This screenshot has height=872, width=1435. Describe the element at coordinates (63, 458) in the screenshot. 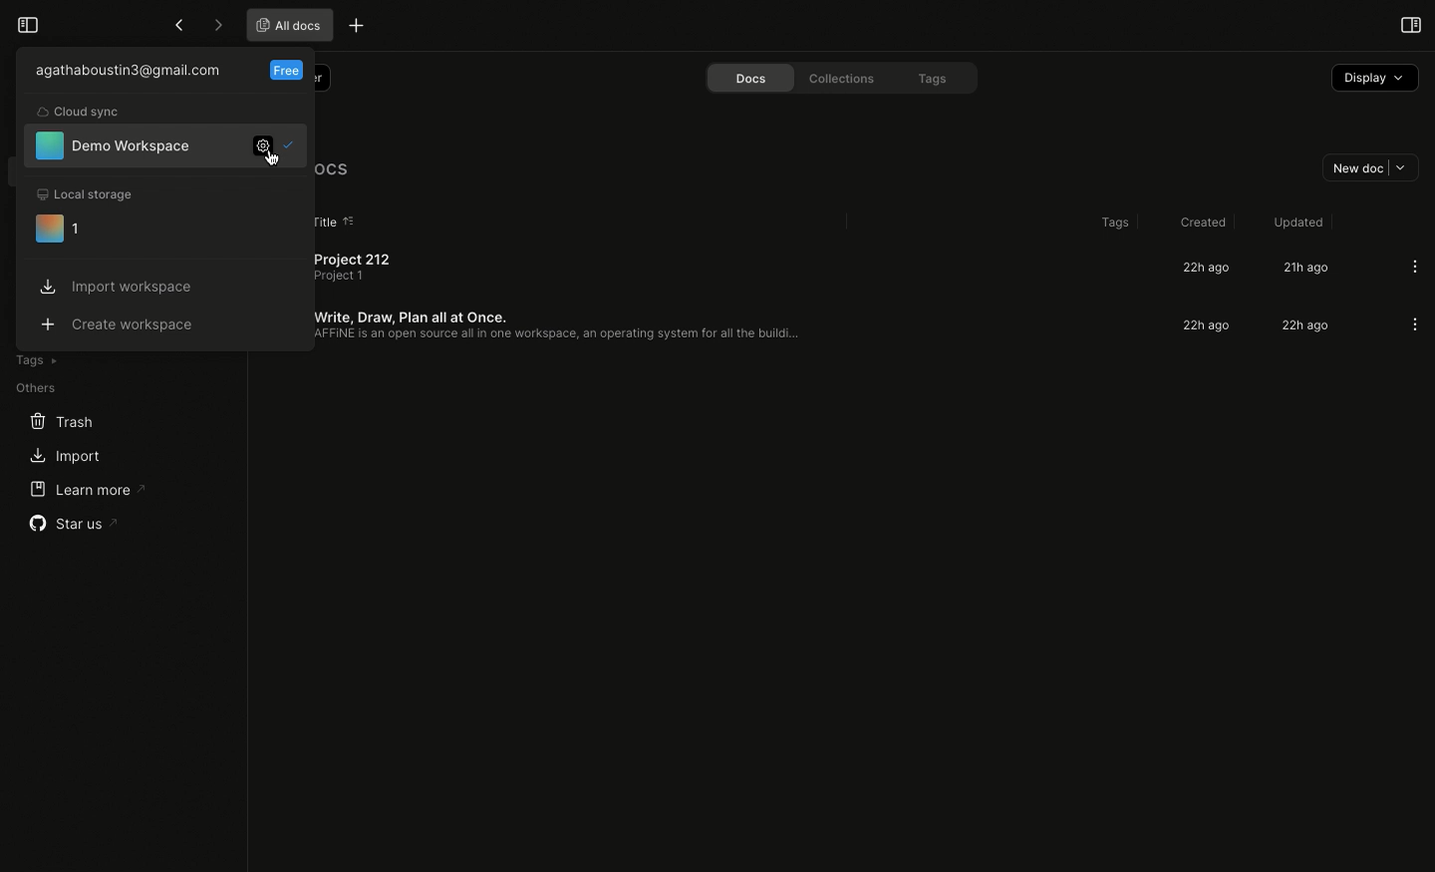

I see `Import` at that location.